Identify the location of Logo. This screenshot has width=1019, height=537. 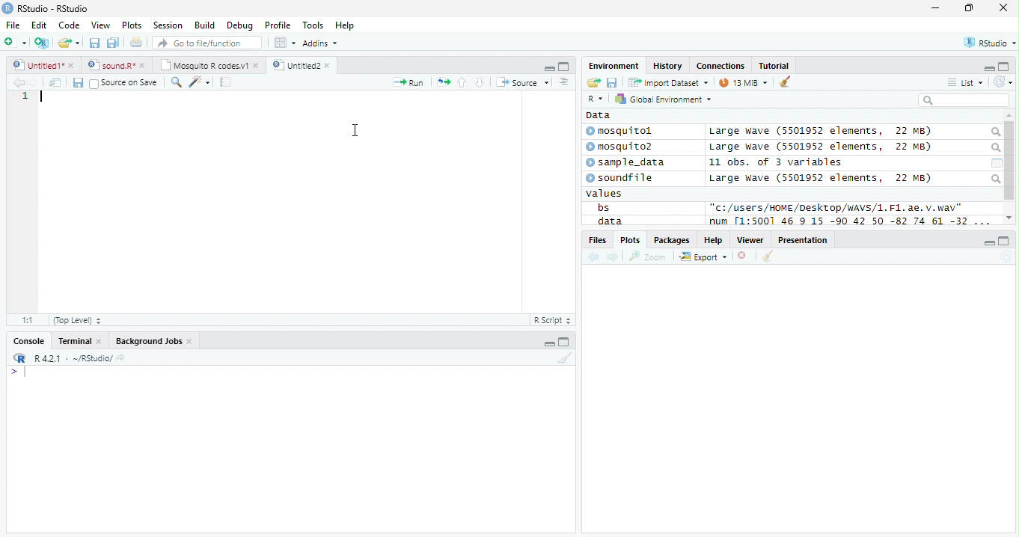
(8, 8).